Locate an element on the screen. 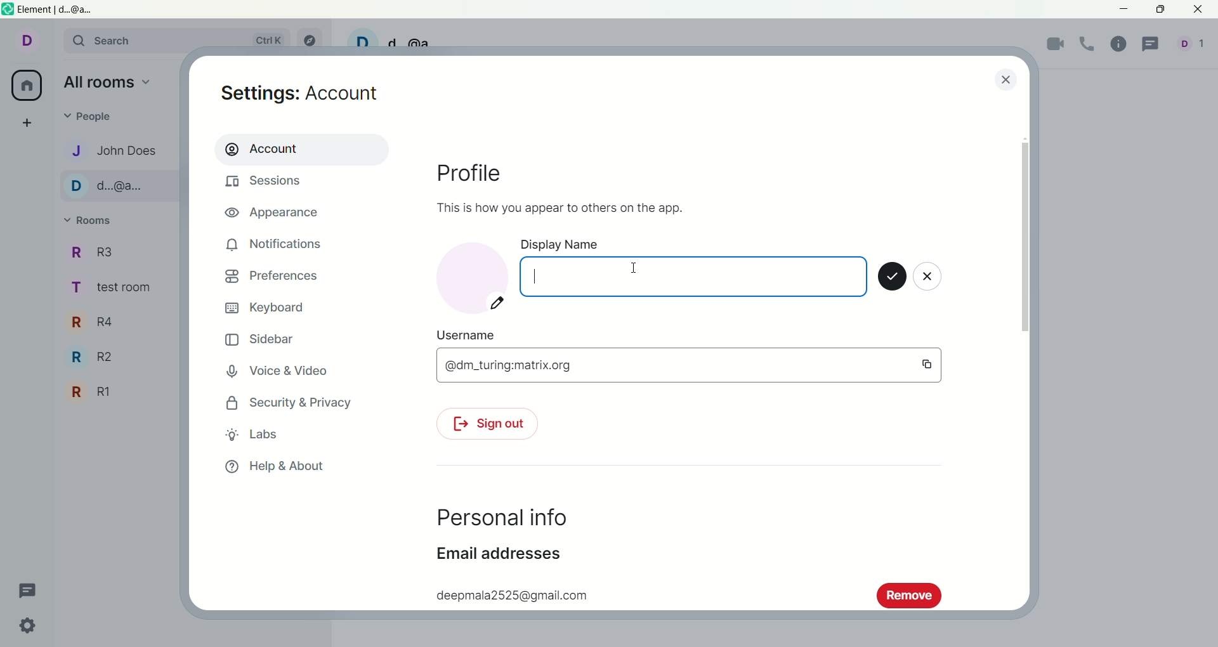 The image size is (1218, 647). R2 is located at coordinates (98, 358).